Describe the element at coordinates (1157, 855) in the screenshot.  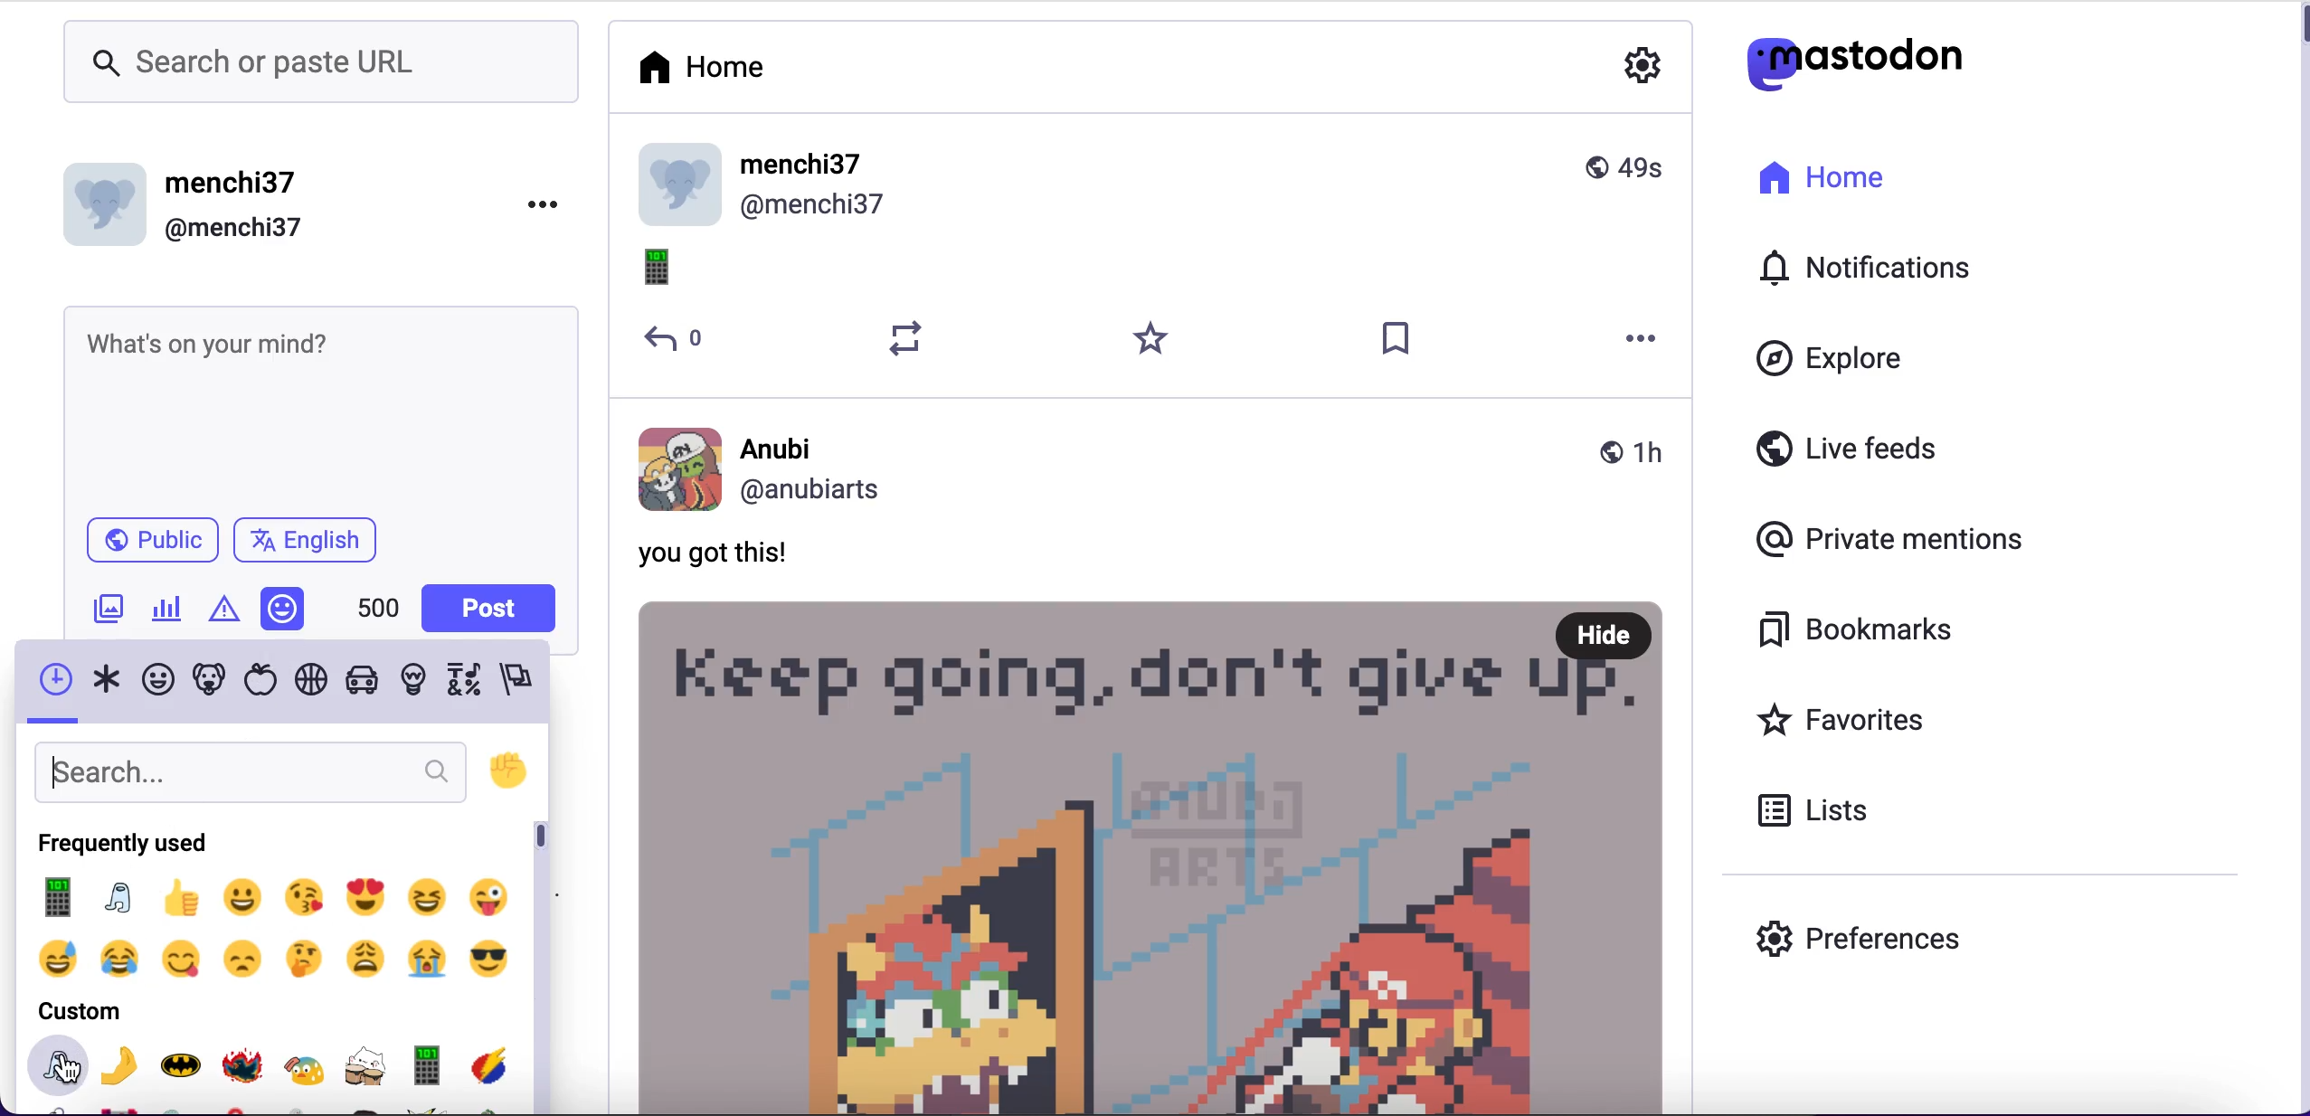
I see `post` at that location.